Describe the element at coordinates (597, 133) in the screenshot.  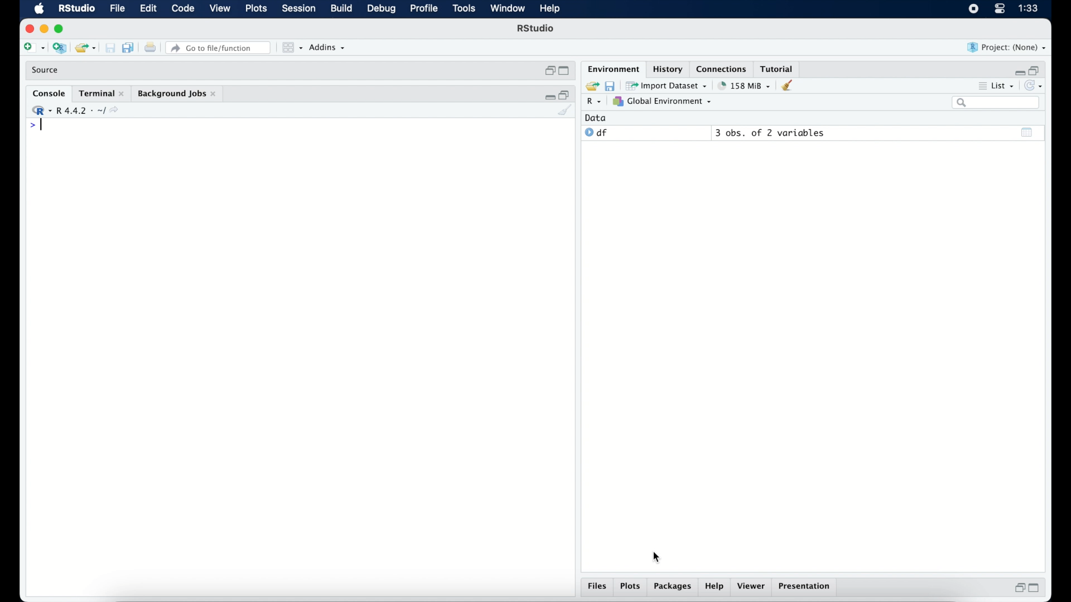
I see `df` at that location.